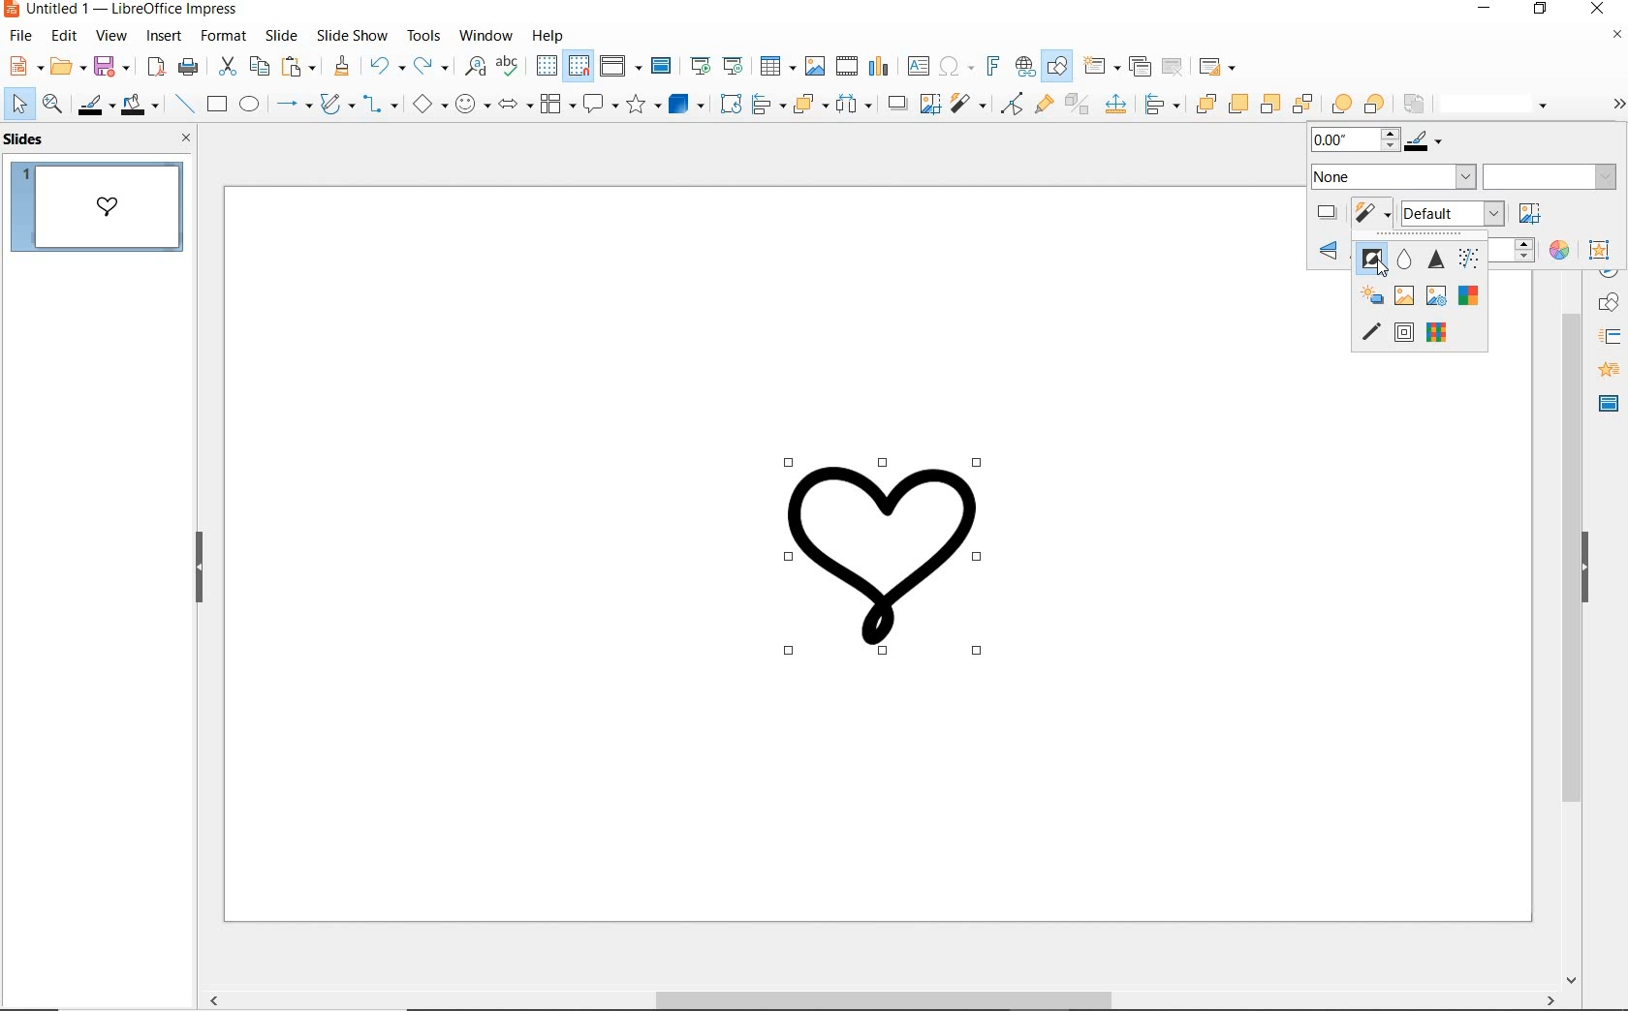 Image resolution: width=1628 pixels, height=1011 pixels. Describe the element at coordinates (103, 210) in the screenshot. I see `SLIDE 1` at that location.